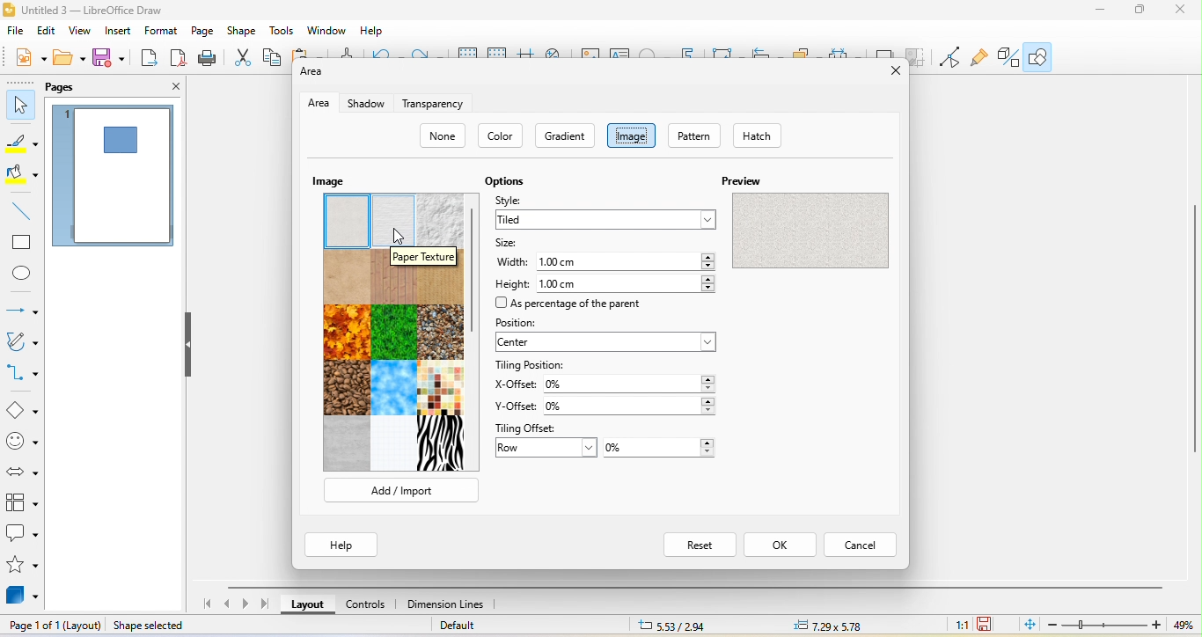  What do you see at coordinates (21, 212) in the screenshot?
I see `line` at bounding box center [21, 212].